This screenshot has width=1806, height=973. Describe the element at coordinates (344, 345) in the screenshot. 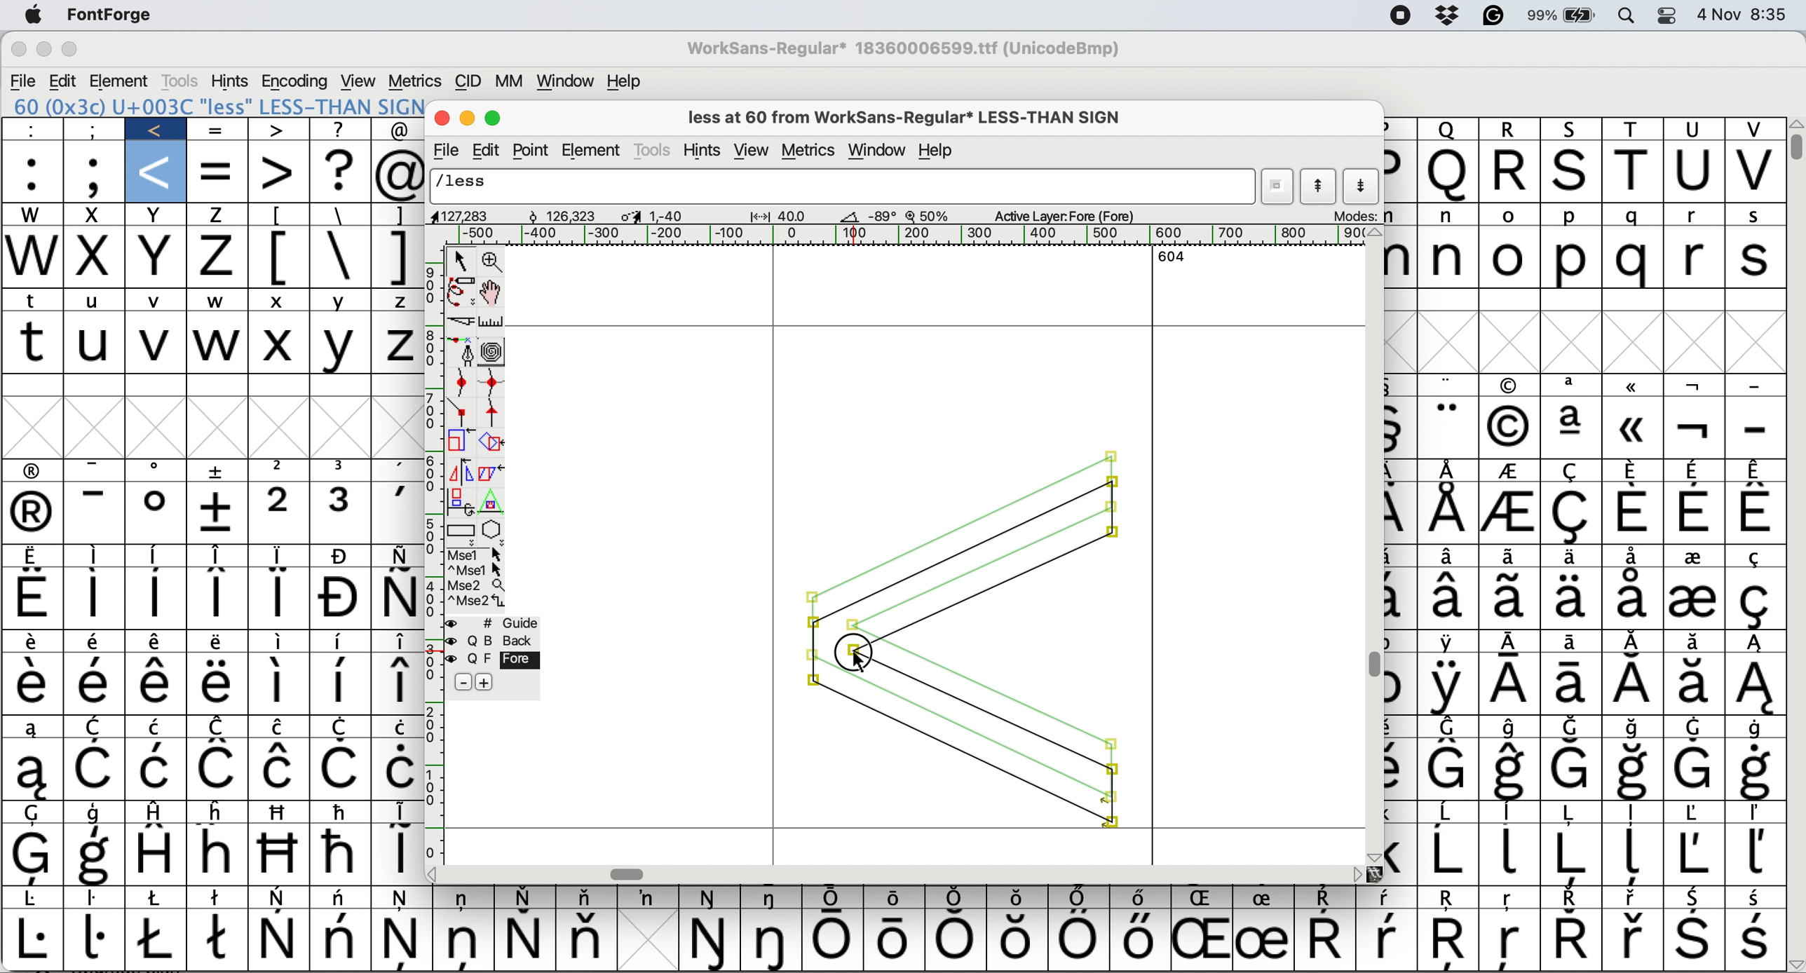

I see `Y` at that location.